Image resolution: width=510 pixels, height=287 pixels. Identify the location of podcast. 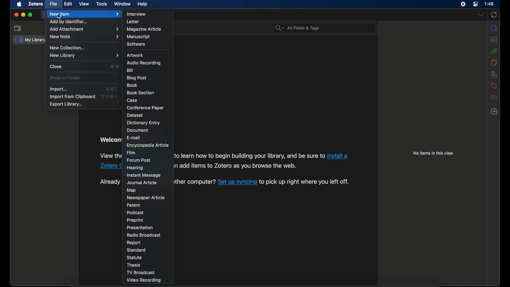
(135, 213).